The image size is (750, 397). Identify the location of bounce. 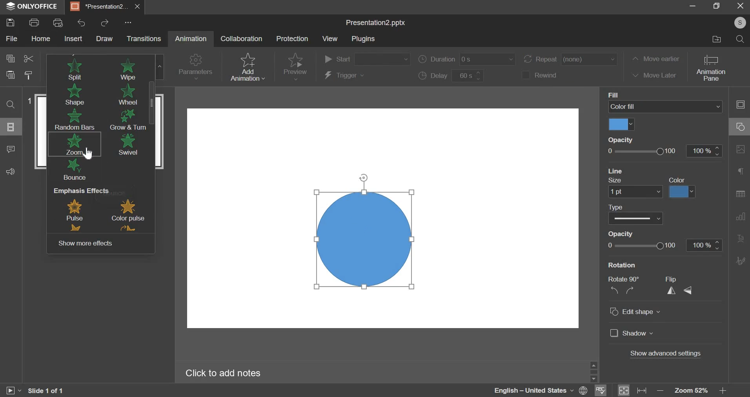
(76, 170).